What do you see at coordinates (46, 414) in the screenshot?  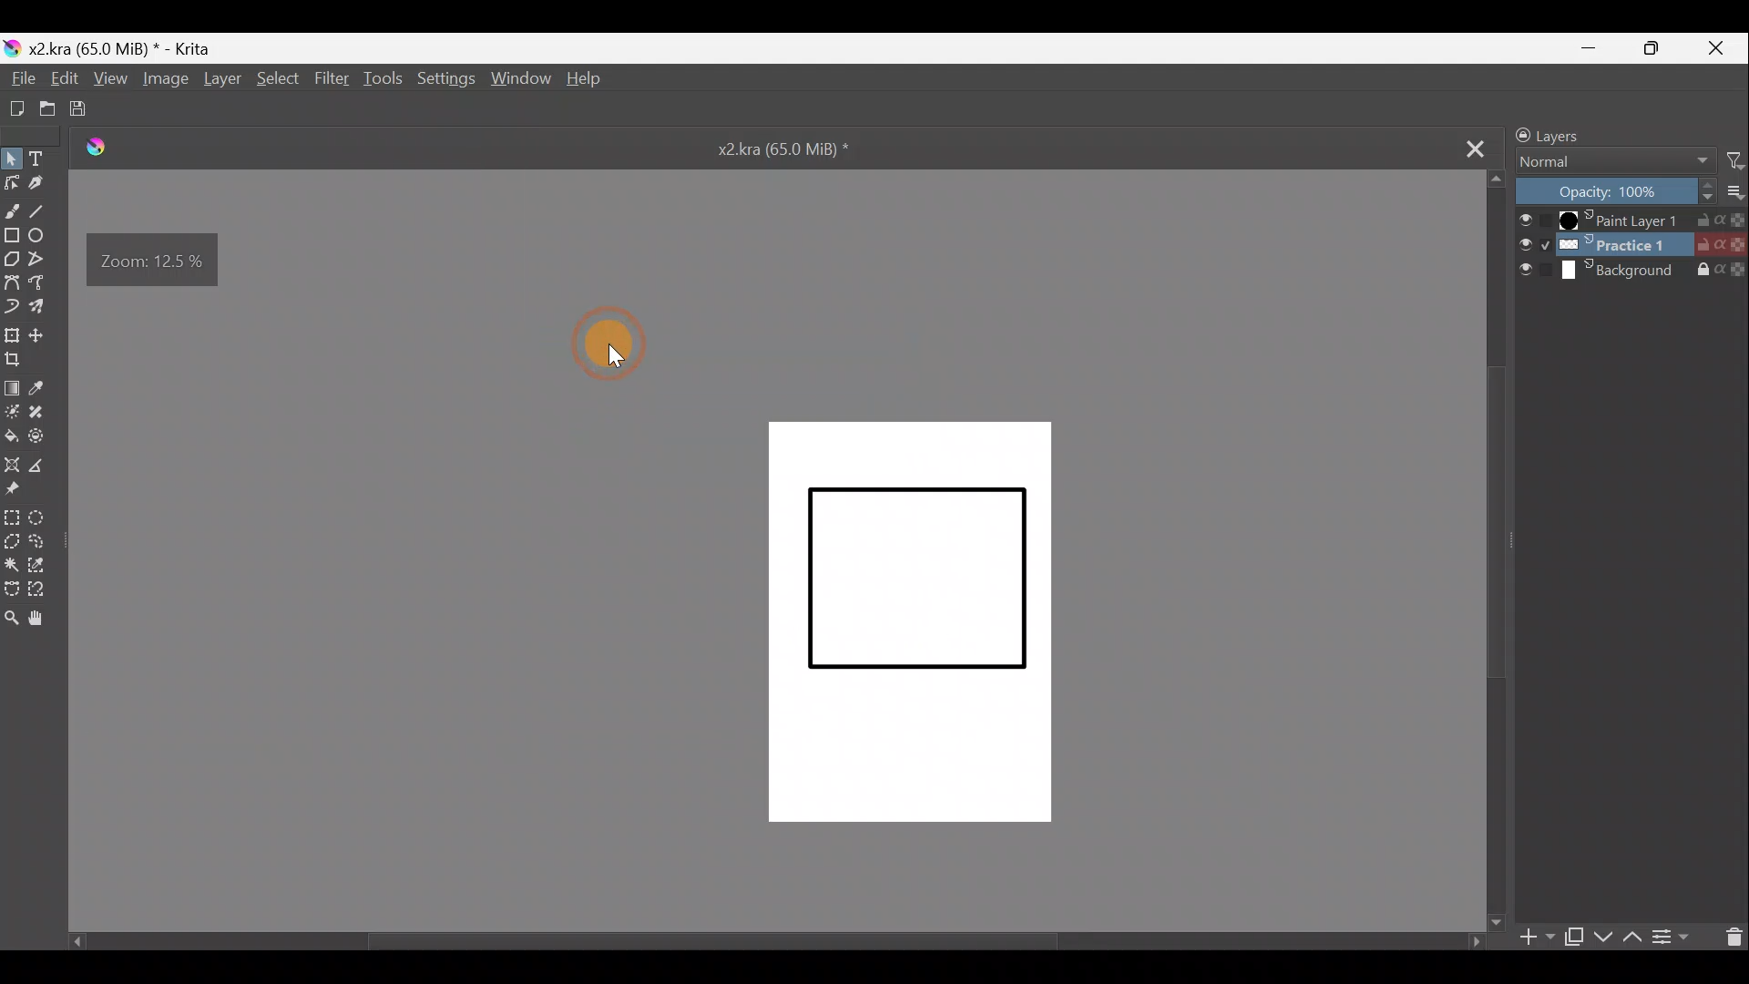 I see `Smart patch tool` at bounding box center [46, 414].